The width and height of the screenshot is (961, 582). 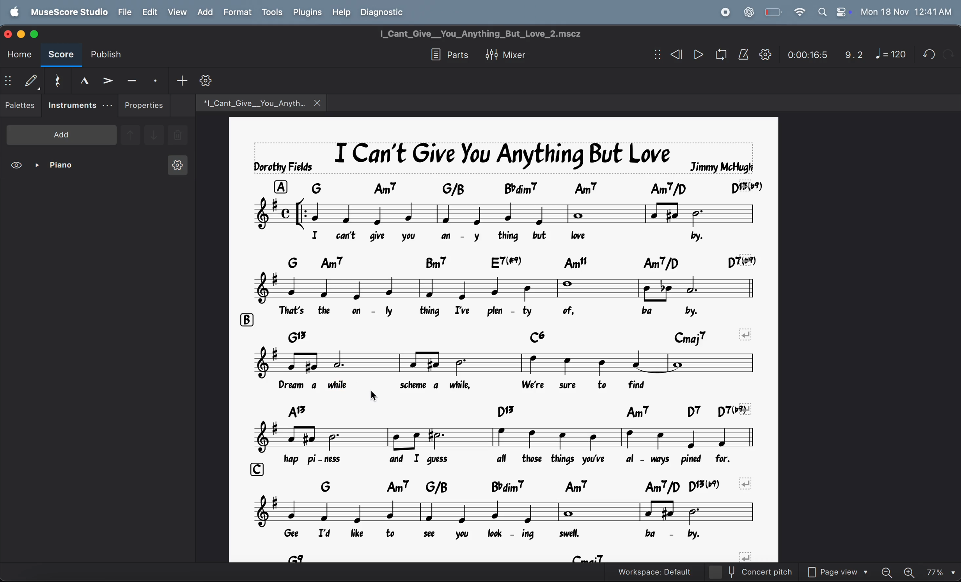 I want to click on plugins, so click(x=308, y=13).